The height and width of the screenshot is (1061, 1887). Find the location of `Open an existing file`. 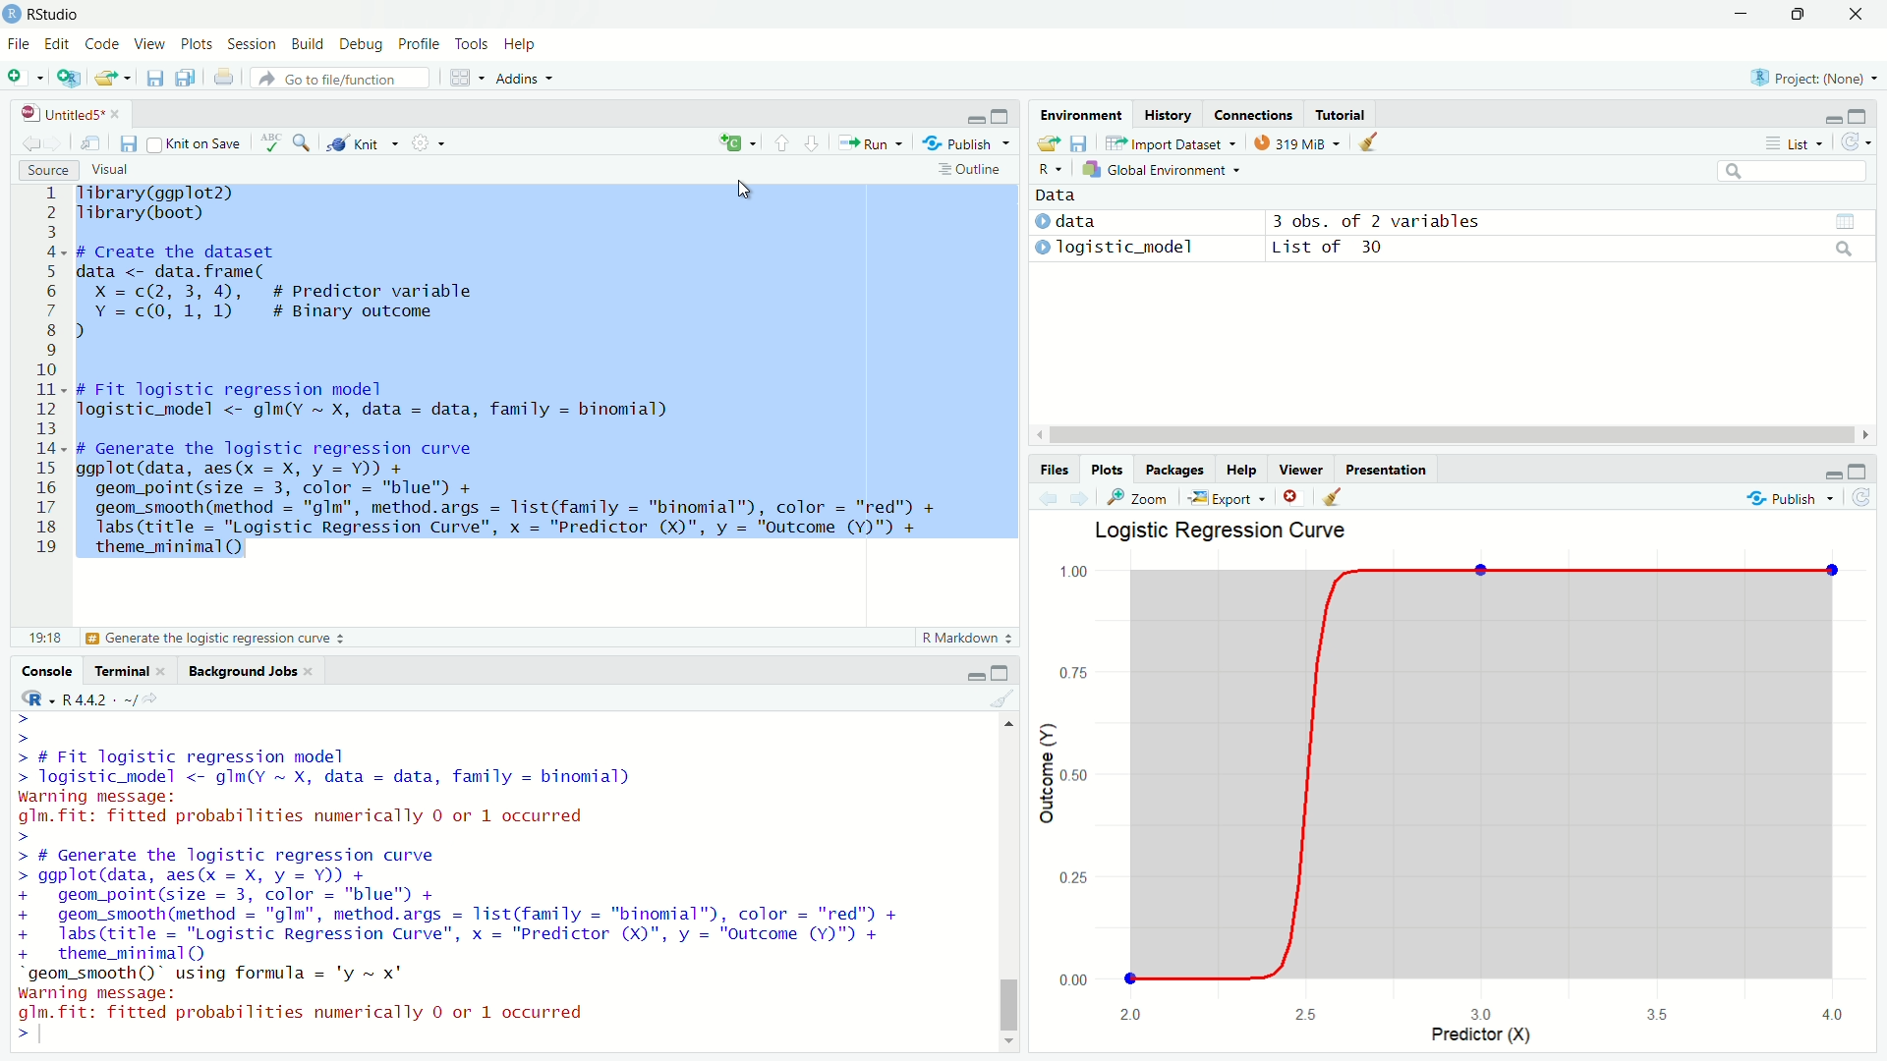

Open an existing file is located at coordinates (104, 79).